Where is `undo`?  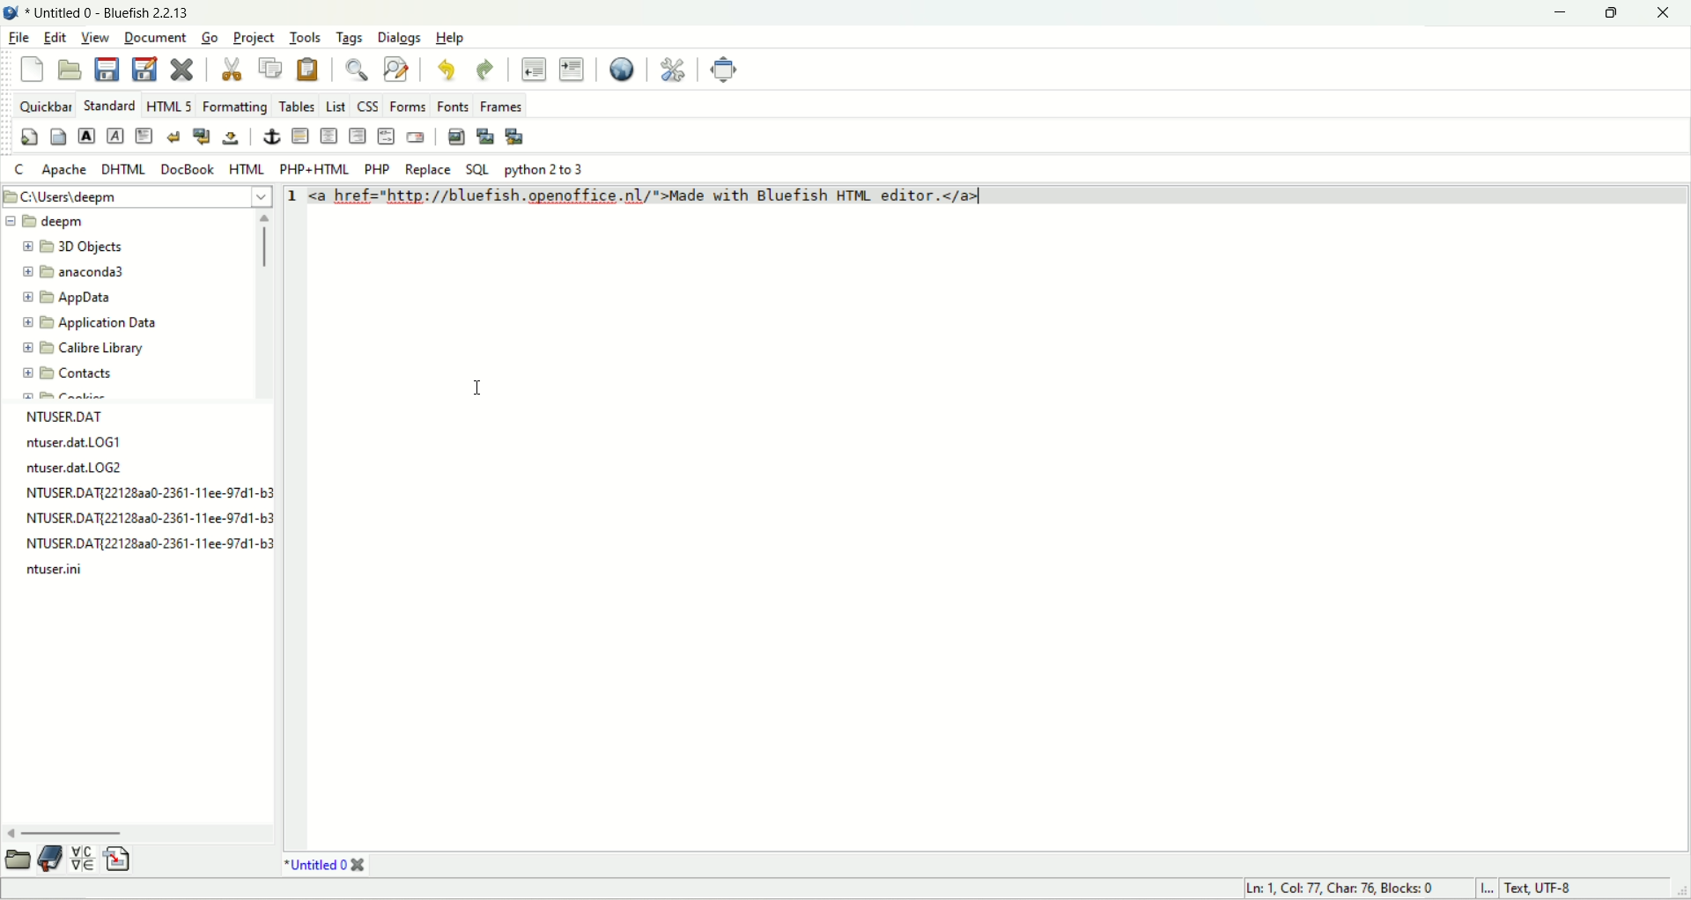
undo is located at coordinates (447, 70).